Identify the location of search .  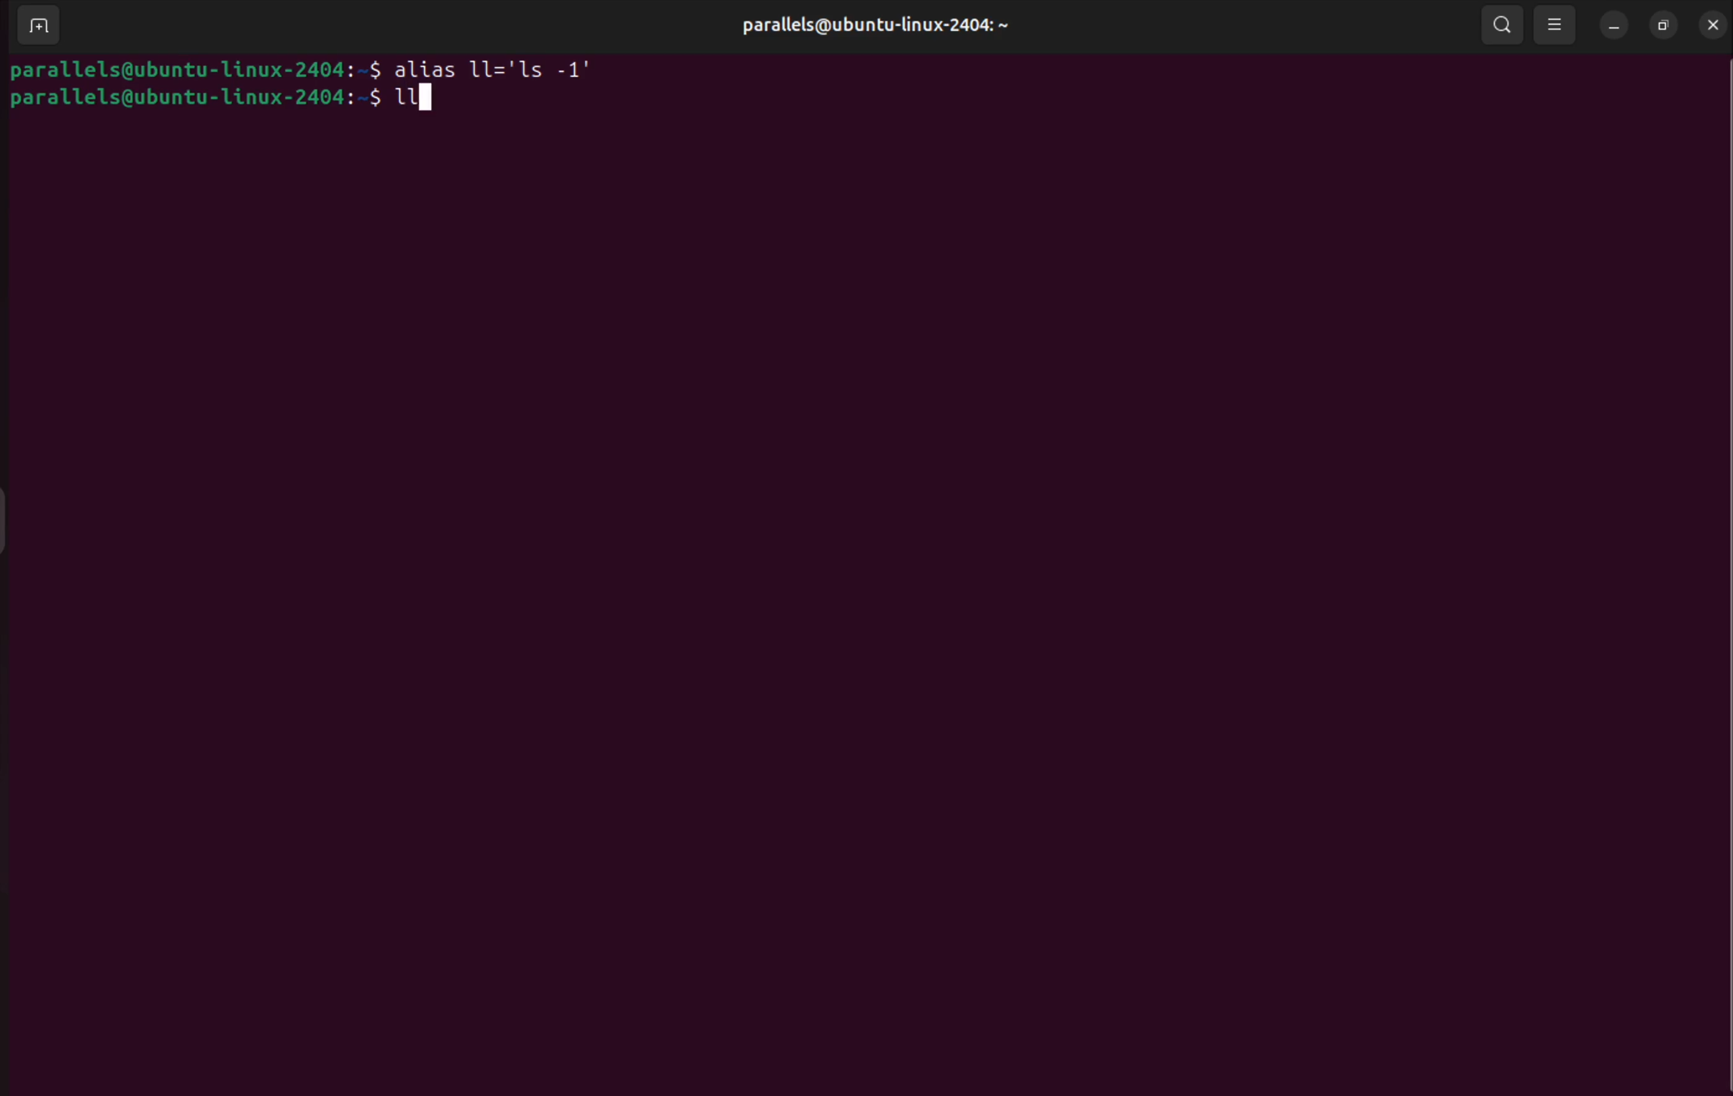
(1503, 24).